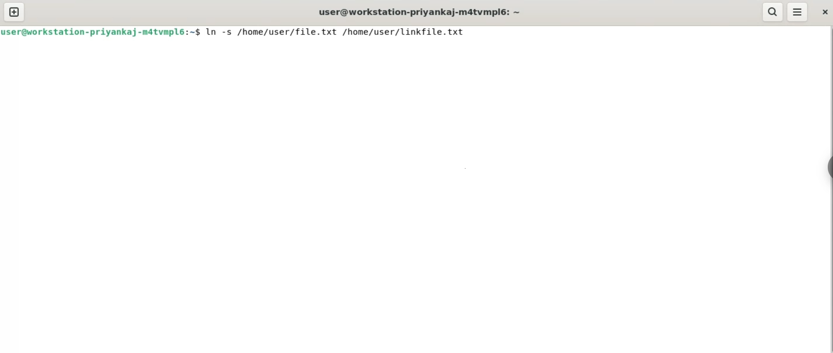  Describe the element at coordinates (417, 12) in the screenshot. I see ` user@workstation-priyanka-m4tvmpl6:~` at that location.